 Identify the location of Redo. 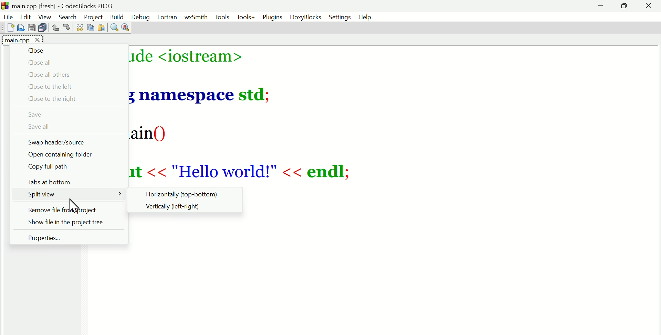
(68, 28).